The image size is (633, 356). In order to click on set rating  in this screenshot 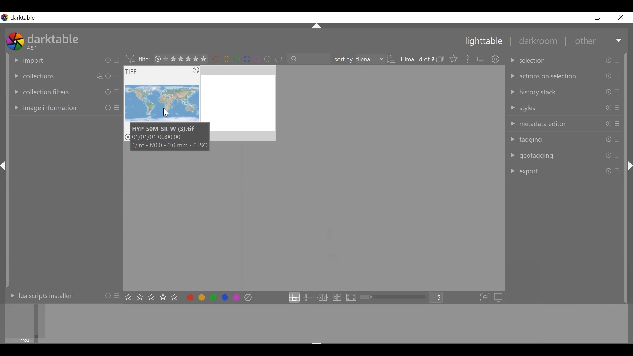, I will do `click(152, 297)`.